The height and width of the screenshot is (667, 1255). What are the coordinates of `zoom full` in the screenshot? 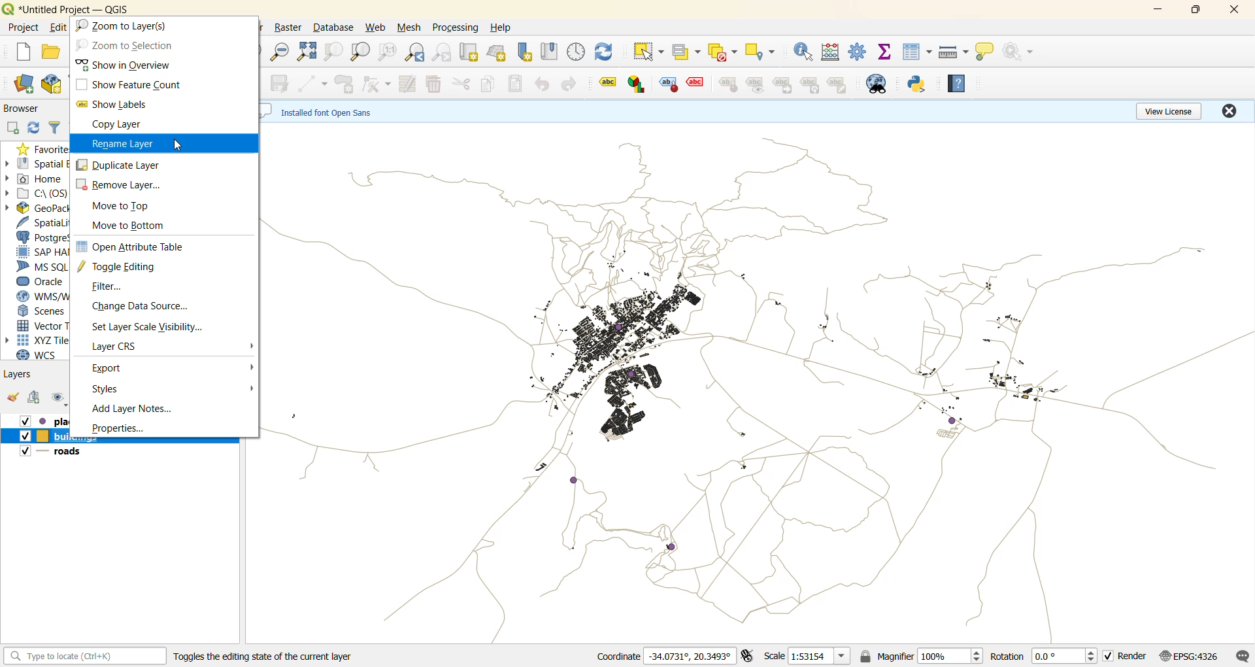 It's located at (308, 52).